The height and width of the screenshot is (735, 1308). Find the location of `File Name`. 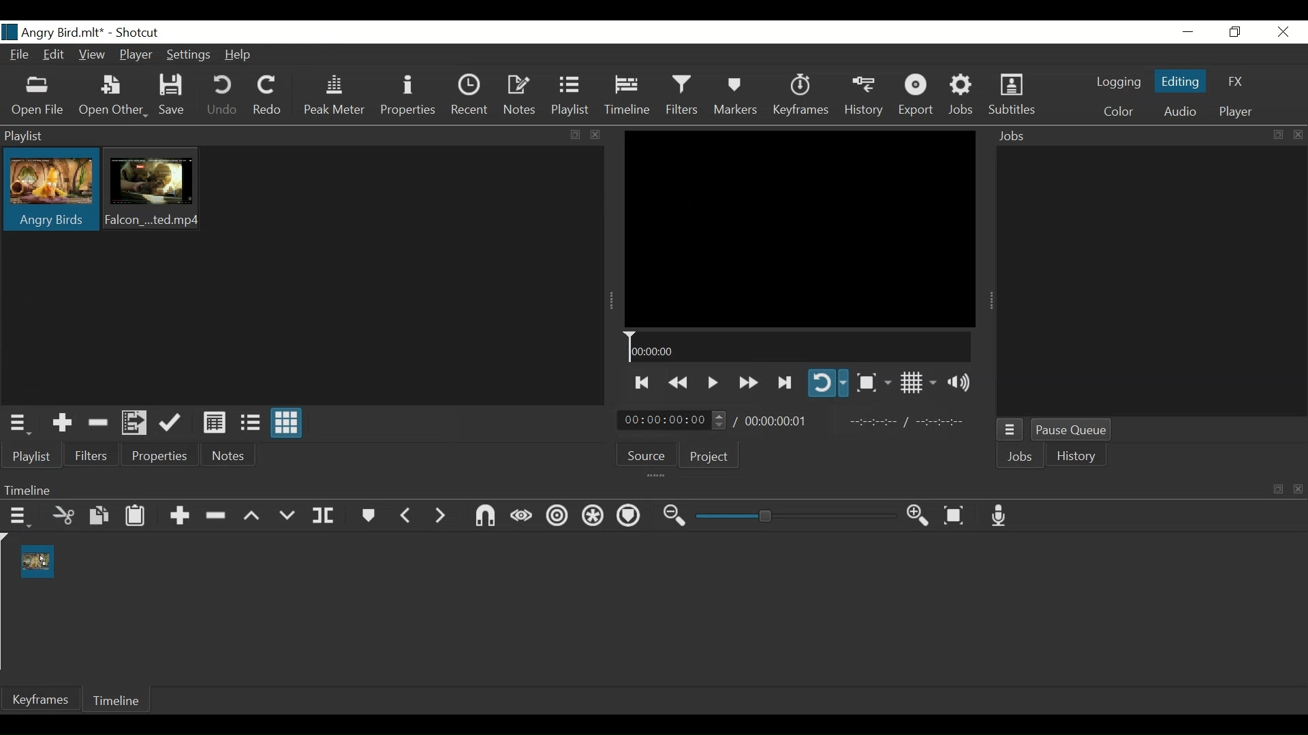

File Name is located at coordinates (54, 32).